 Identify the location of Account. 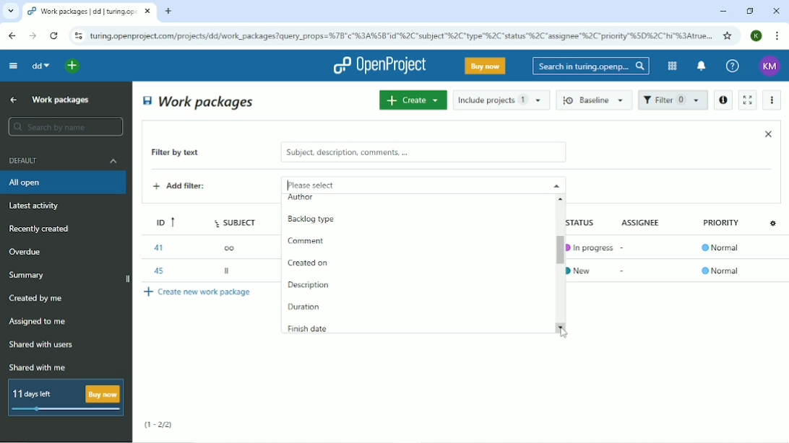
(757, 35).